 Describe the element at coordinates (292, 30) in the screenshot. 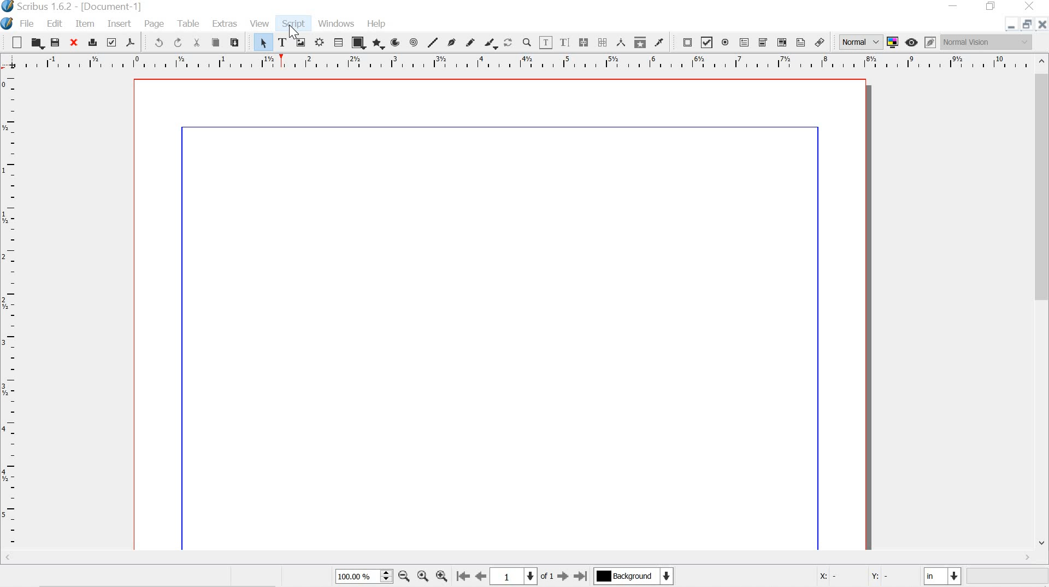

I see `cursor` at that location.